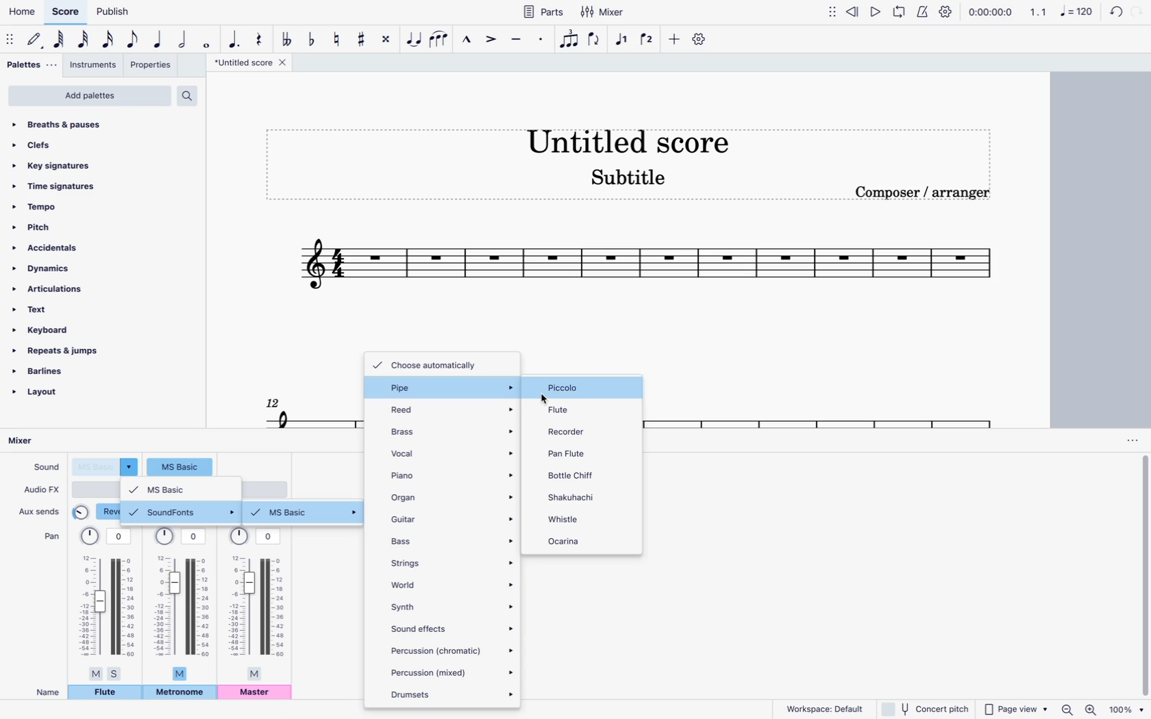 The width and height of the screenshot is (1151, 719). What do you see at coordinates (52, 396) in the screenshot?
I see `layout` at bounding box center [52, 396].